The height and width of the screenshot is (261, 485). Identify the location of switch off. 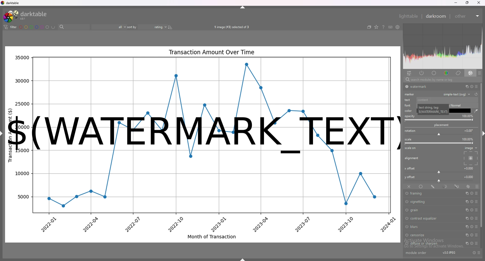
(407, 202).